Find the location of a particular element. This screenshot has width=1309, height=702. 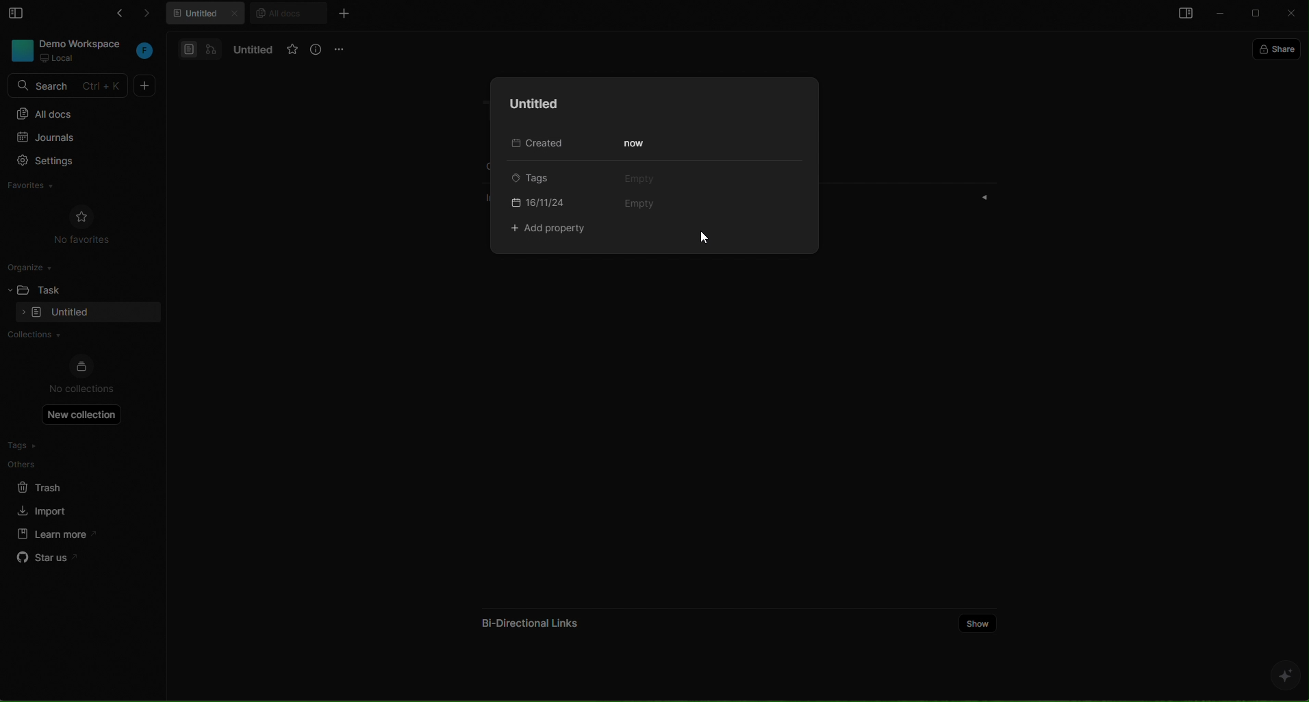

new doc is located at coordinates (145, 86).